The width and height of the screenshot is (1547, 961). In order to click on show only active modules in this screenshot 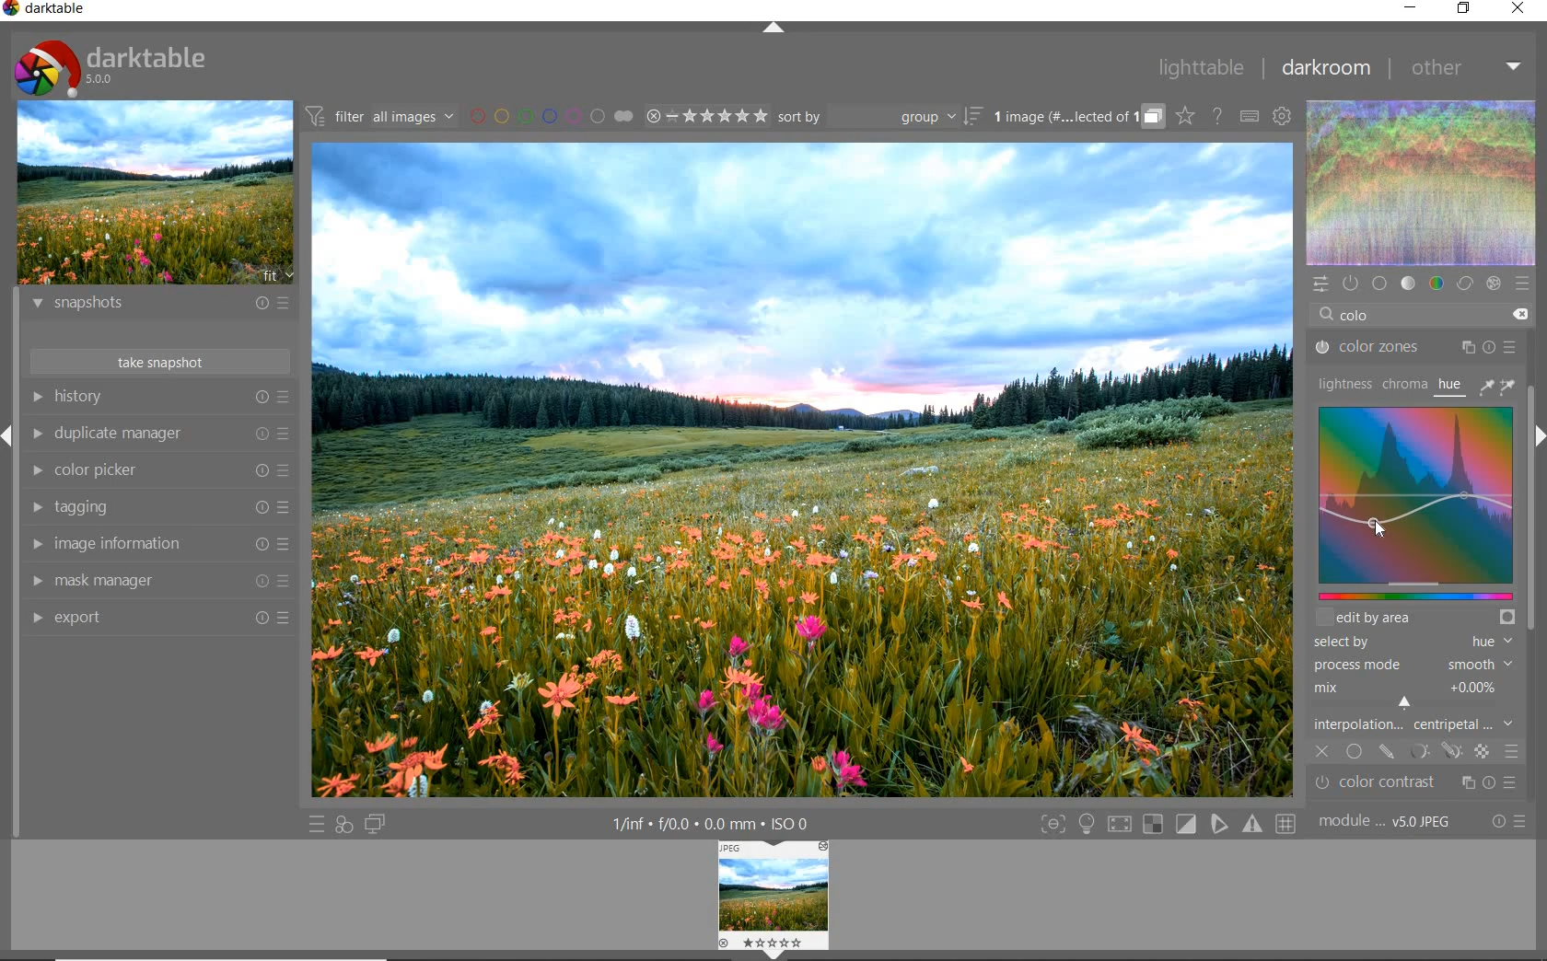, I will do `click(1349, 282)`.